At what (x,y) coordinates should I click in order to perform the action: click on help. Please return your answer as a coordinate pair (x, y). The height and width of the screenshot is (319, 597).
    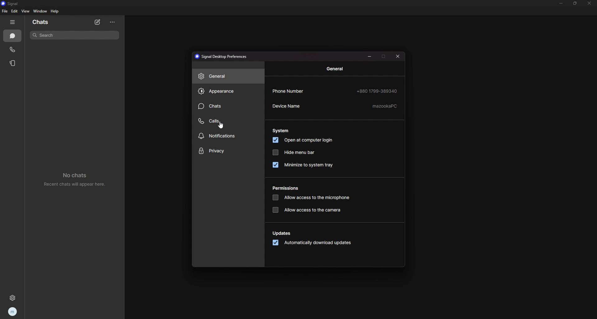
    Looking at the image, I should click on (55, 11).